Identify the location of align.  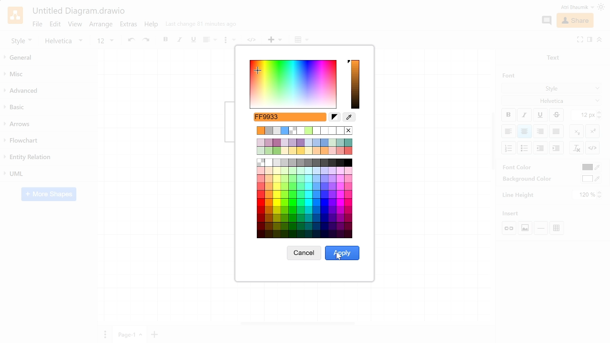
(209, 40).